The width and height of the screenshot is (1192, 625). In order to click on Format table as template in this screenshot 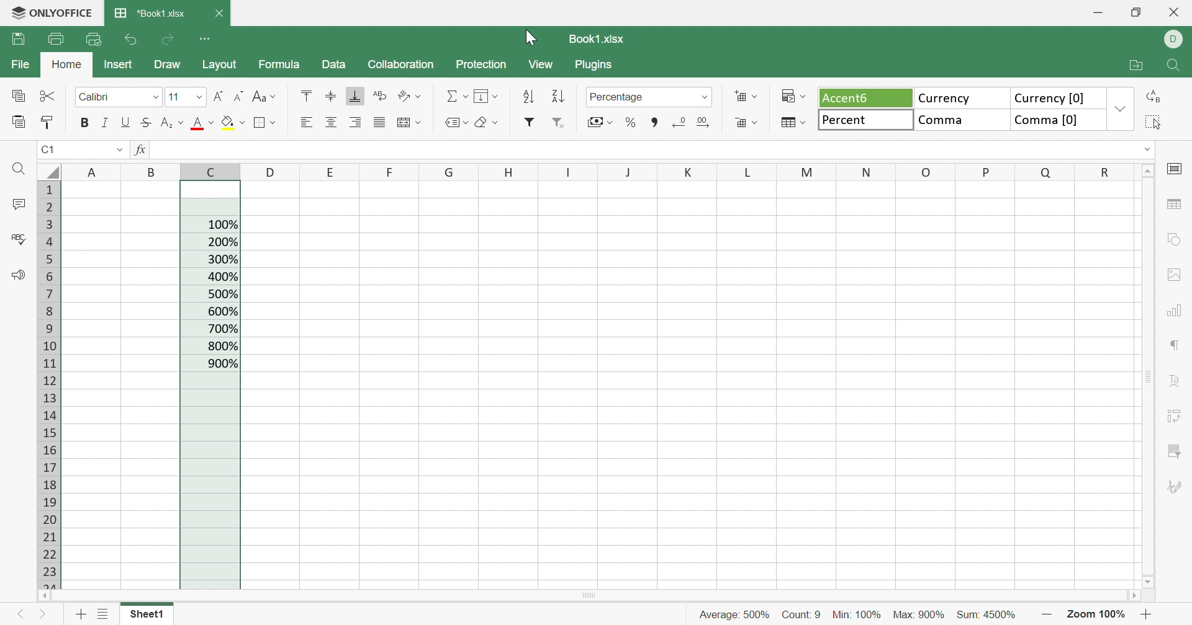, I will do `click(793, 124)`.